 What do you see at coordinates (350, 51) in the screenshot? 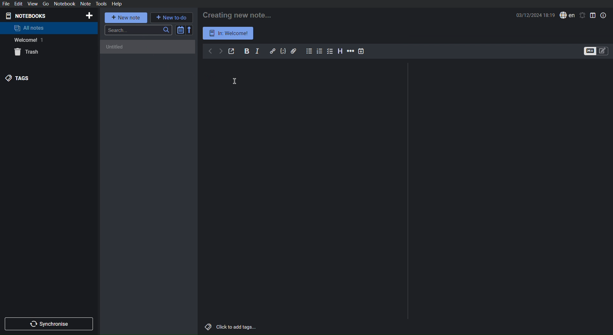
I see `Horizontal Rule` at bounding box center [350, 51].